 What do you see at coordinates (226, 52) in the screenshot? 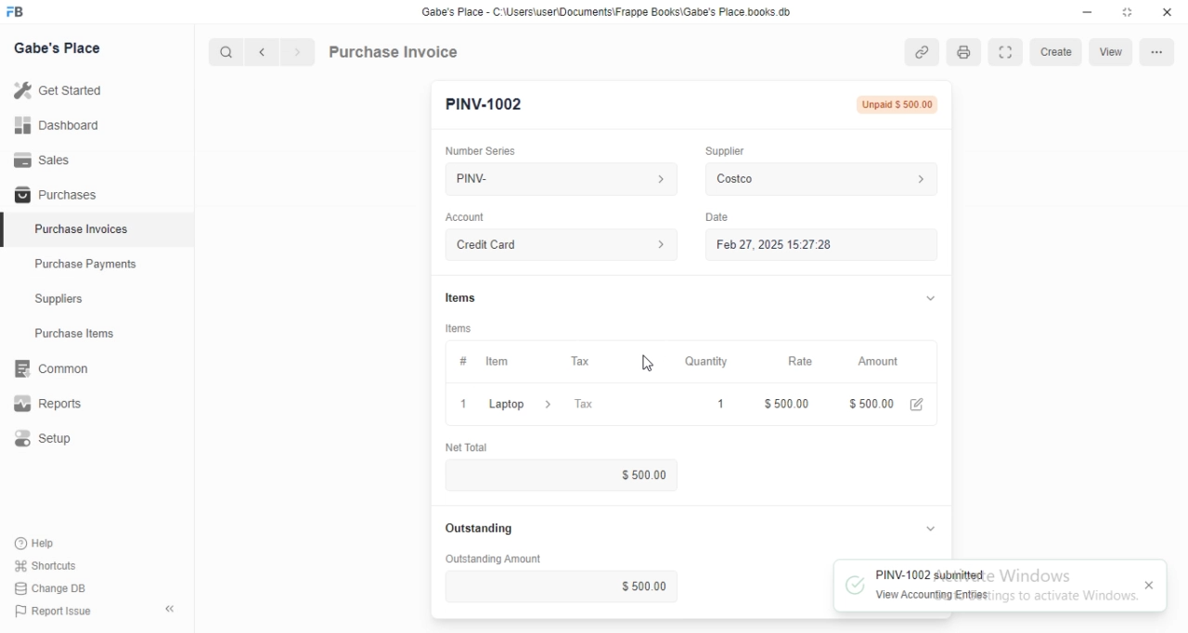
I see `Search` at bounding box center [226, 52].